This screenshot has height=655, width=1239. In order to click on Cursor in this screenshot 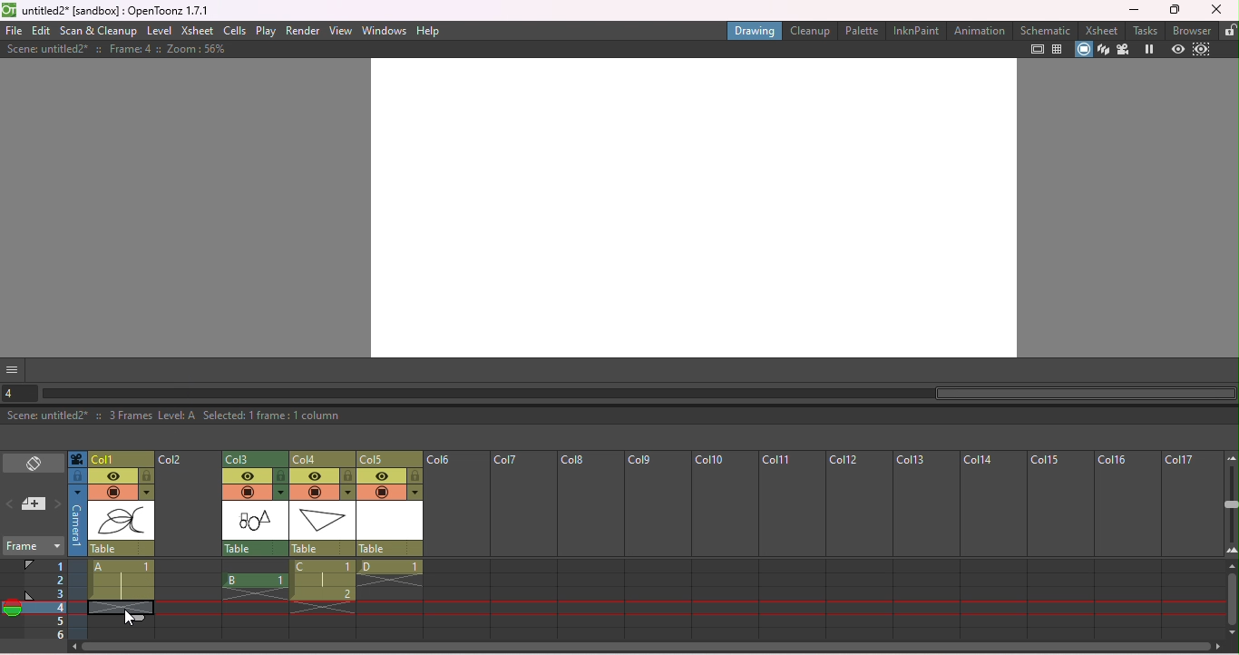, I will do `click(130, 618)`.